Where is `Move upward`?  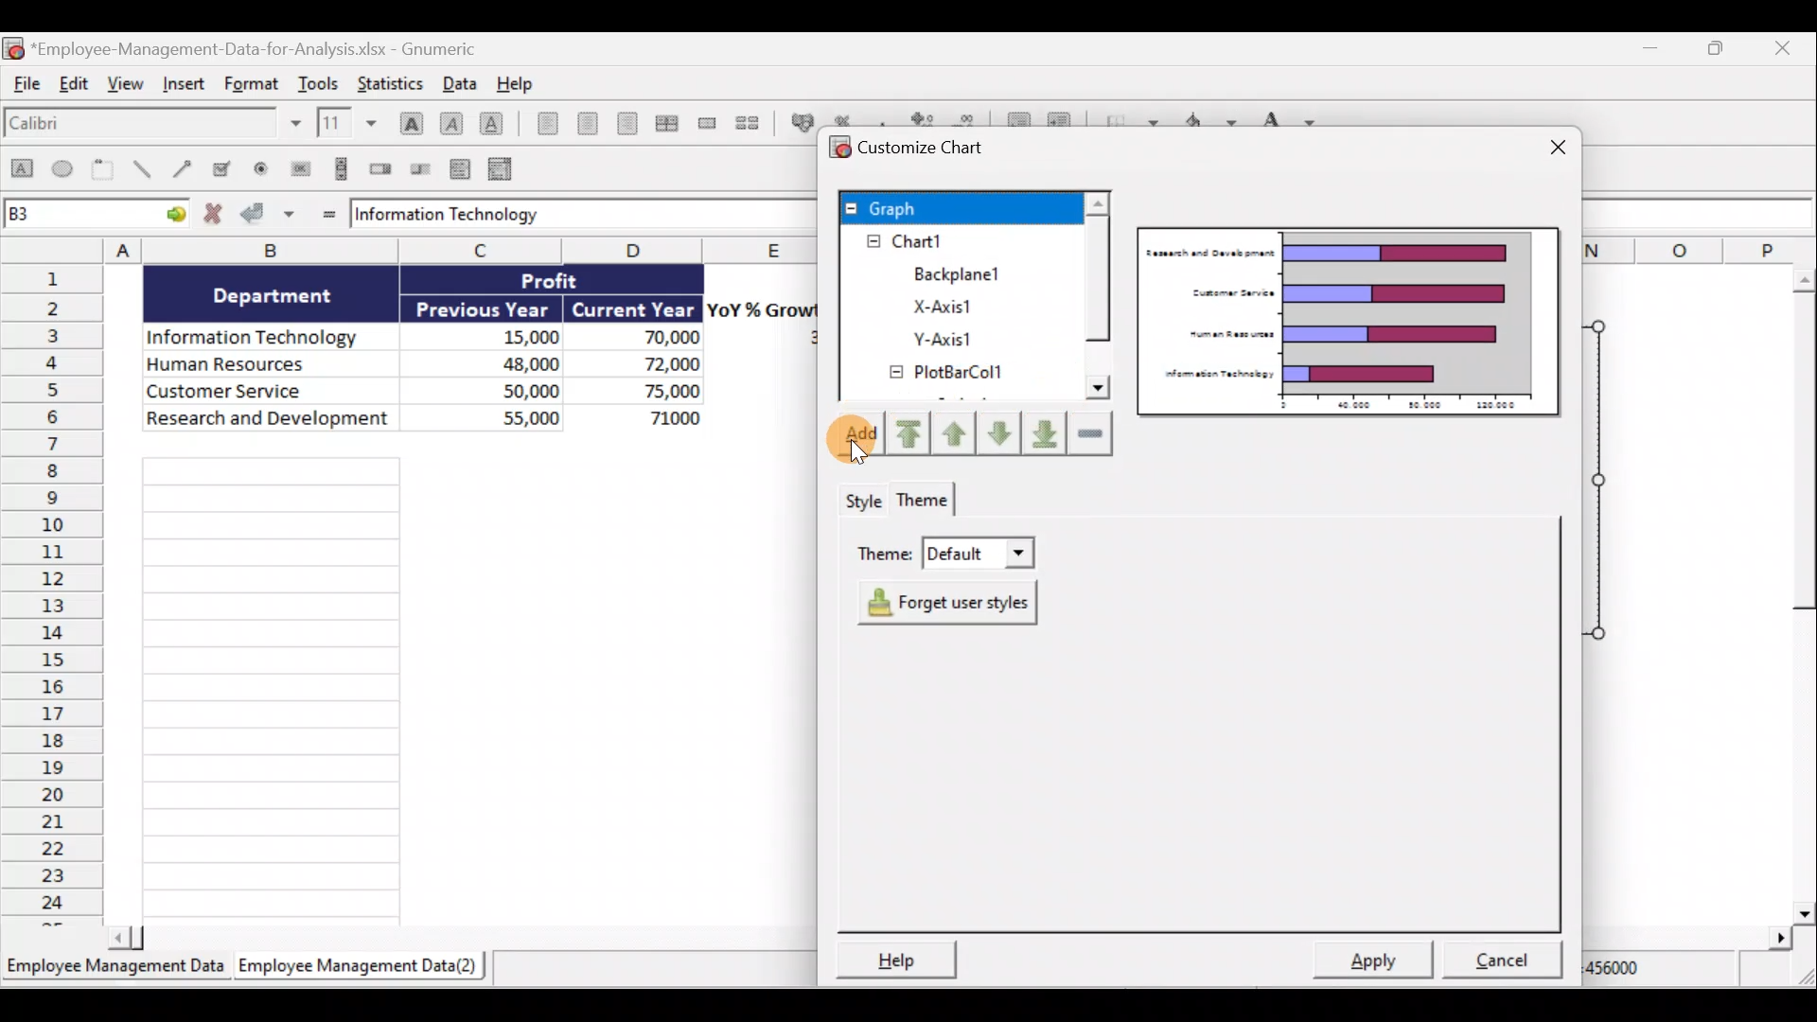
Move upward is located at coordinates (908, 436).